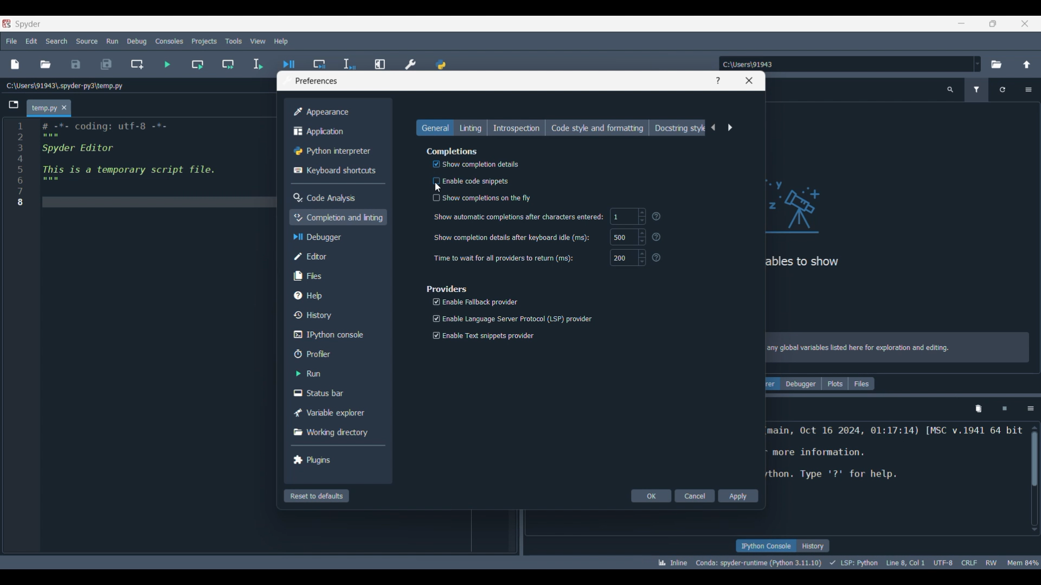 This screenshot has height=585, width=1041. I want to click on Software logo, so click(7, 24).